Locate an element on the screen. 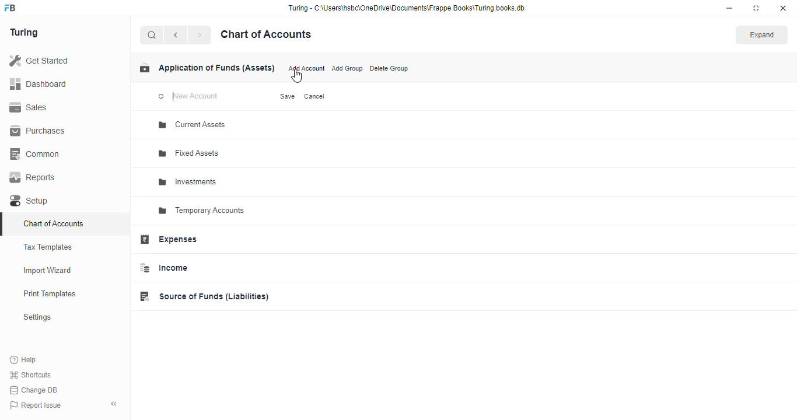 This screenshot has height=420, width=797. add account is located at coordinates (307, 68).